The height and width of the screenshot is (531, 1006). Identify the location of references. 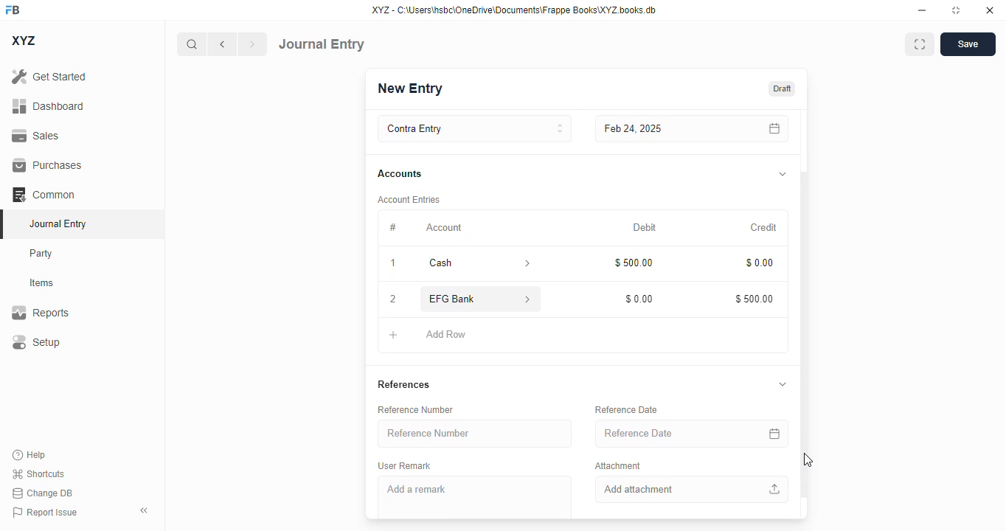
(405, 386).